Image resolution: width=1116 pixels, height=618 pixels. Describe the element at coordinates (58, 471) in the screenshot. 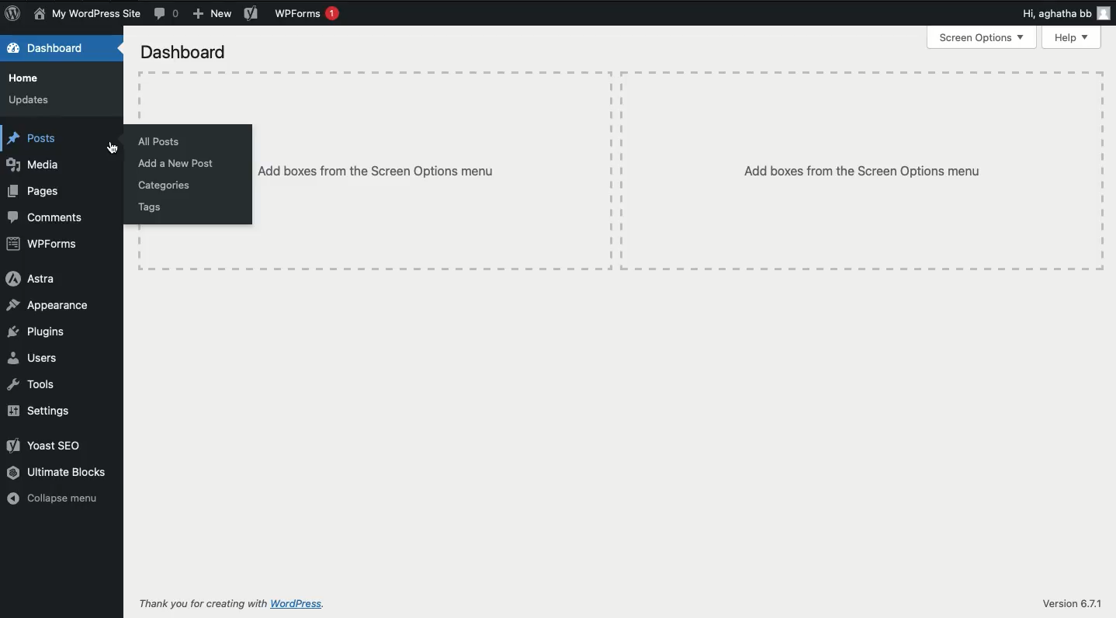

I see `Ultimate blocks` at that location.